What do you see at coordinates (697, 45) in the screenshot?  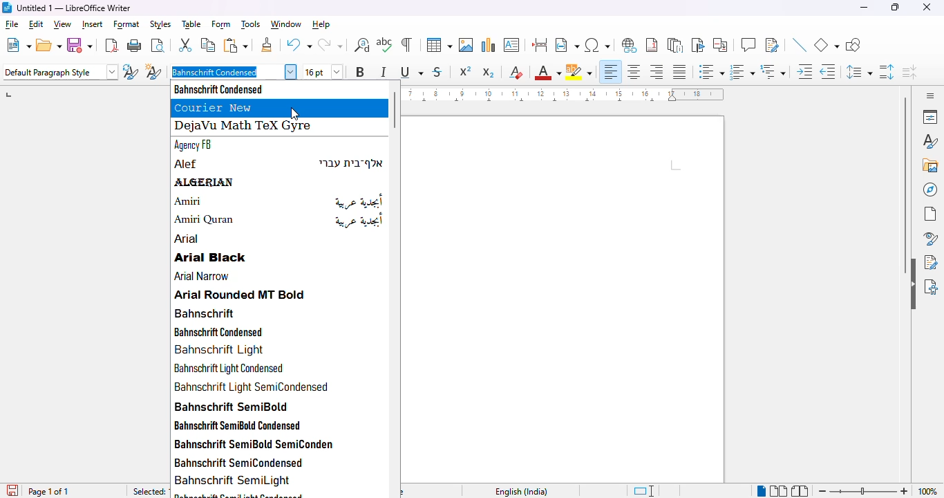 I see `insert bookmark` at bounding box center [697, 45].